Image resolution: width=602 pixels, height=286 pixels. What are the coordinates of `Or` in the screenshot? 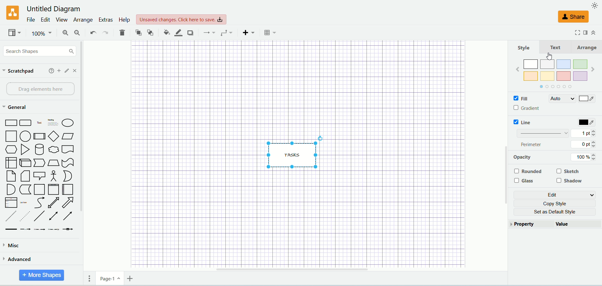 It's located at (67, 176).